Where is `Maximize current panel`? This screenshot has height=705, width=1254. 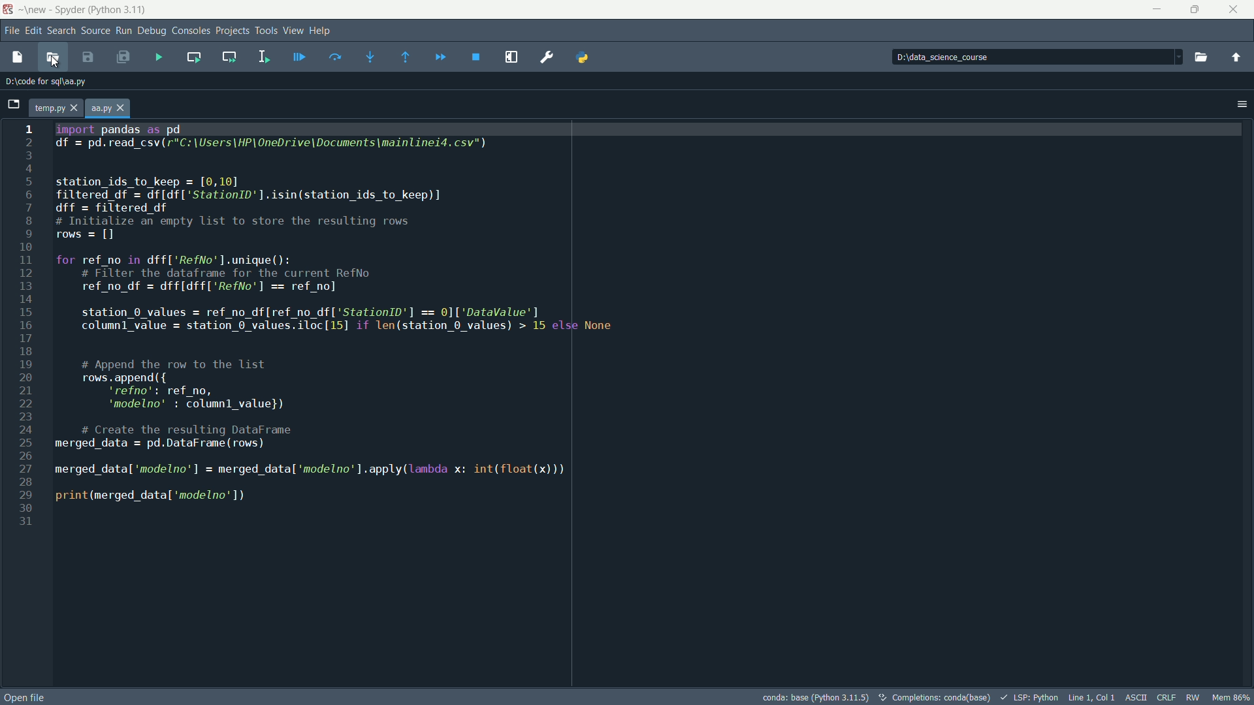
Maximize current panel is located at coordinates (509, 57).